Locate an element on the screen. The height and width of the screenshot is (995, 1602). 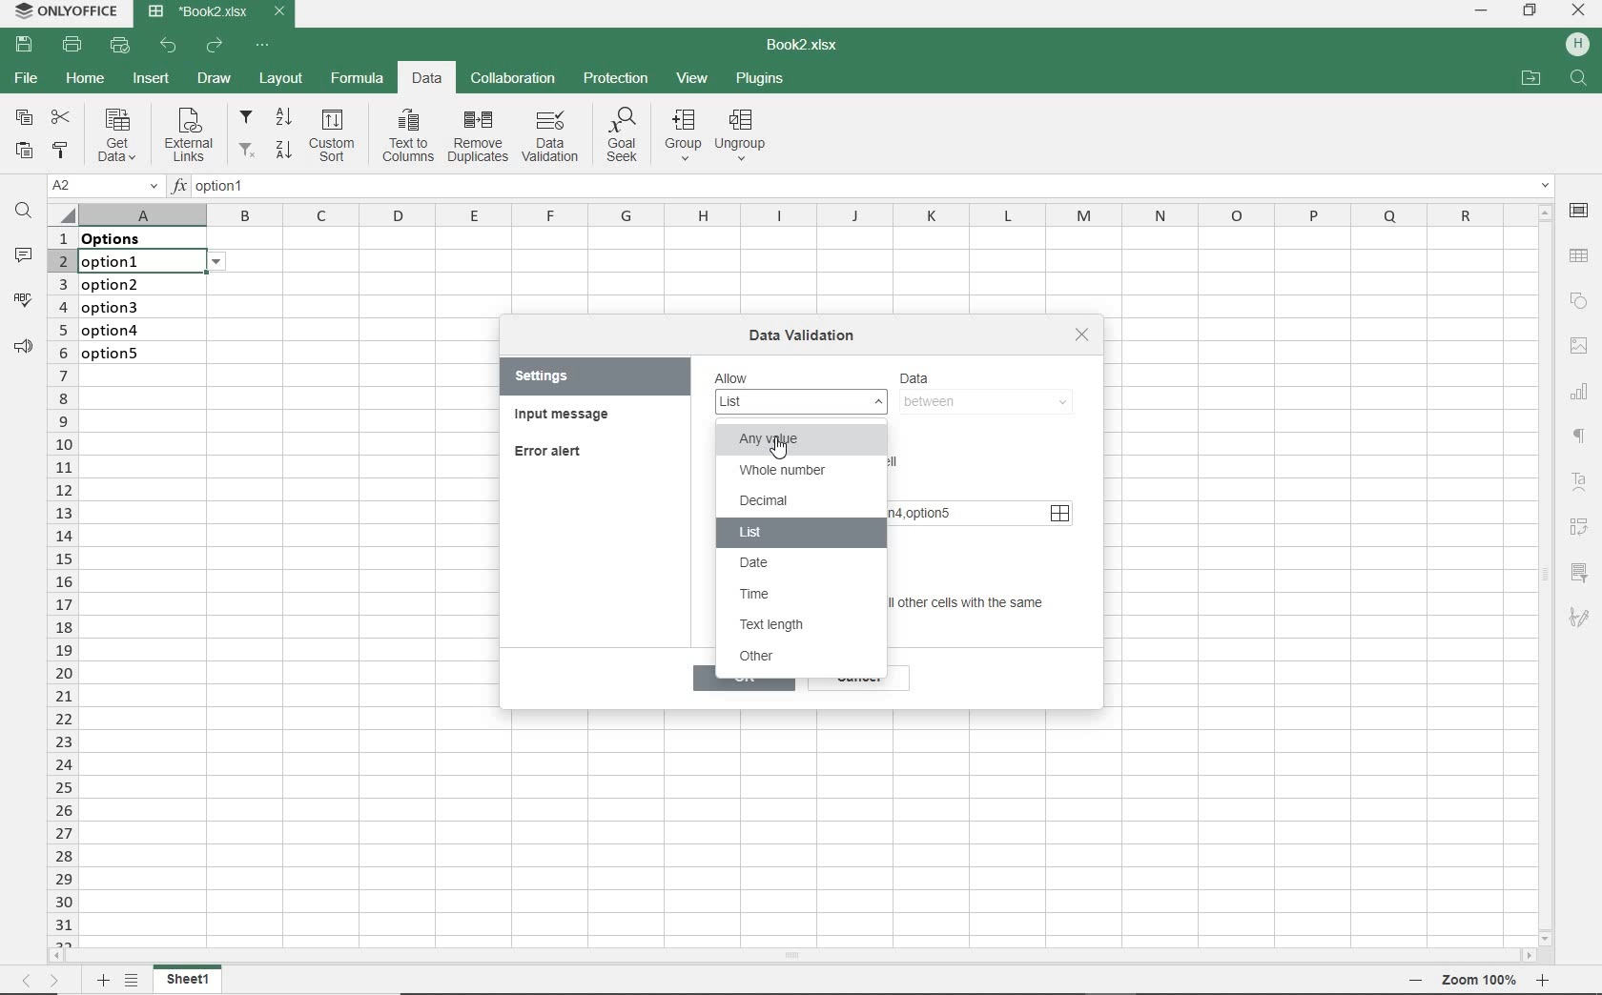
LIST OF SHEETS is located at coordinates (131, 981).